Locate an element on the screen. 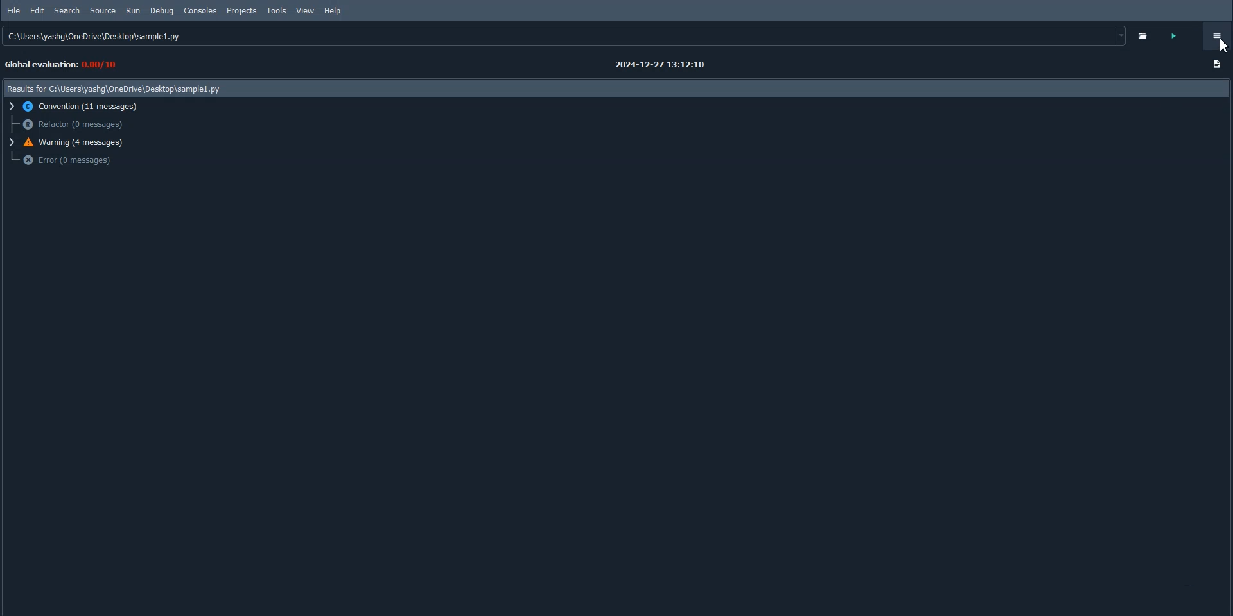 Image resolution: width=1233 pixels, height=616 pixels. Reactor is located at coordinates (72, 124).